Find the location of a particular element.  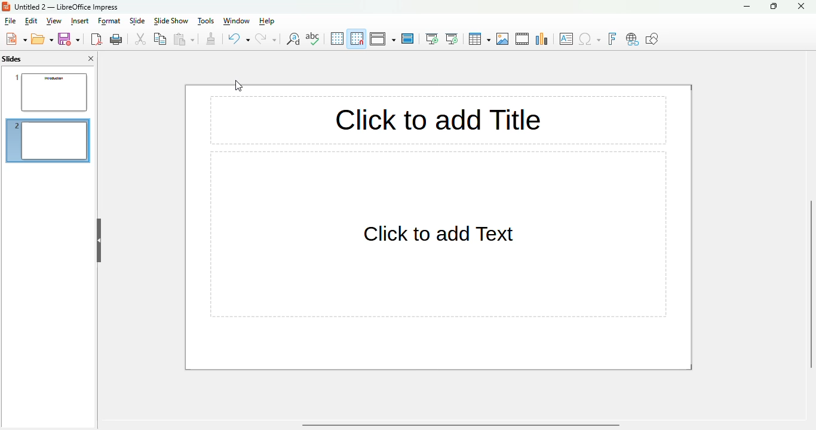

click to add title is located at coordinates (438, 120).